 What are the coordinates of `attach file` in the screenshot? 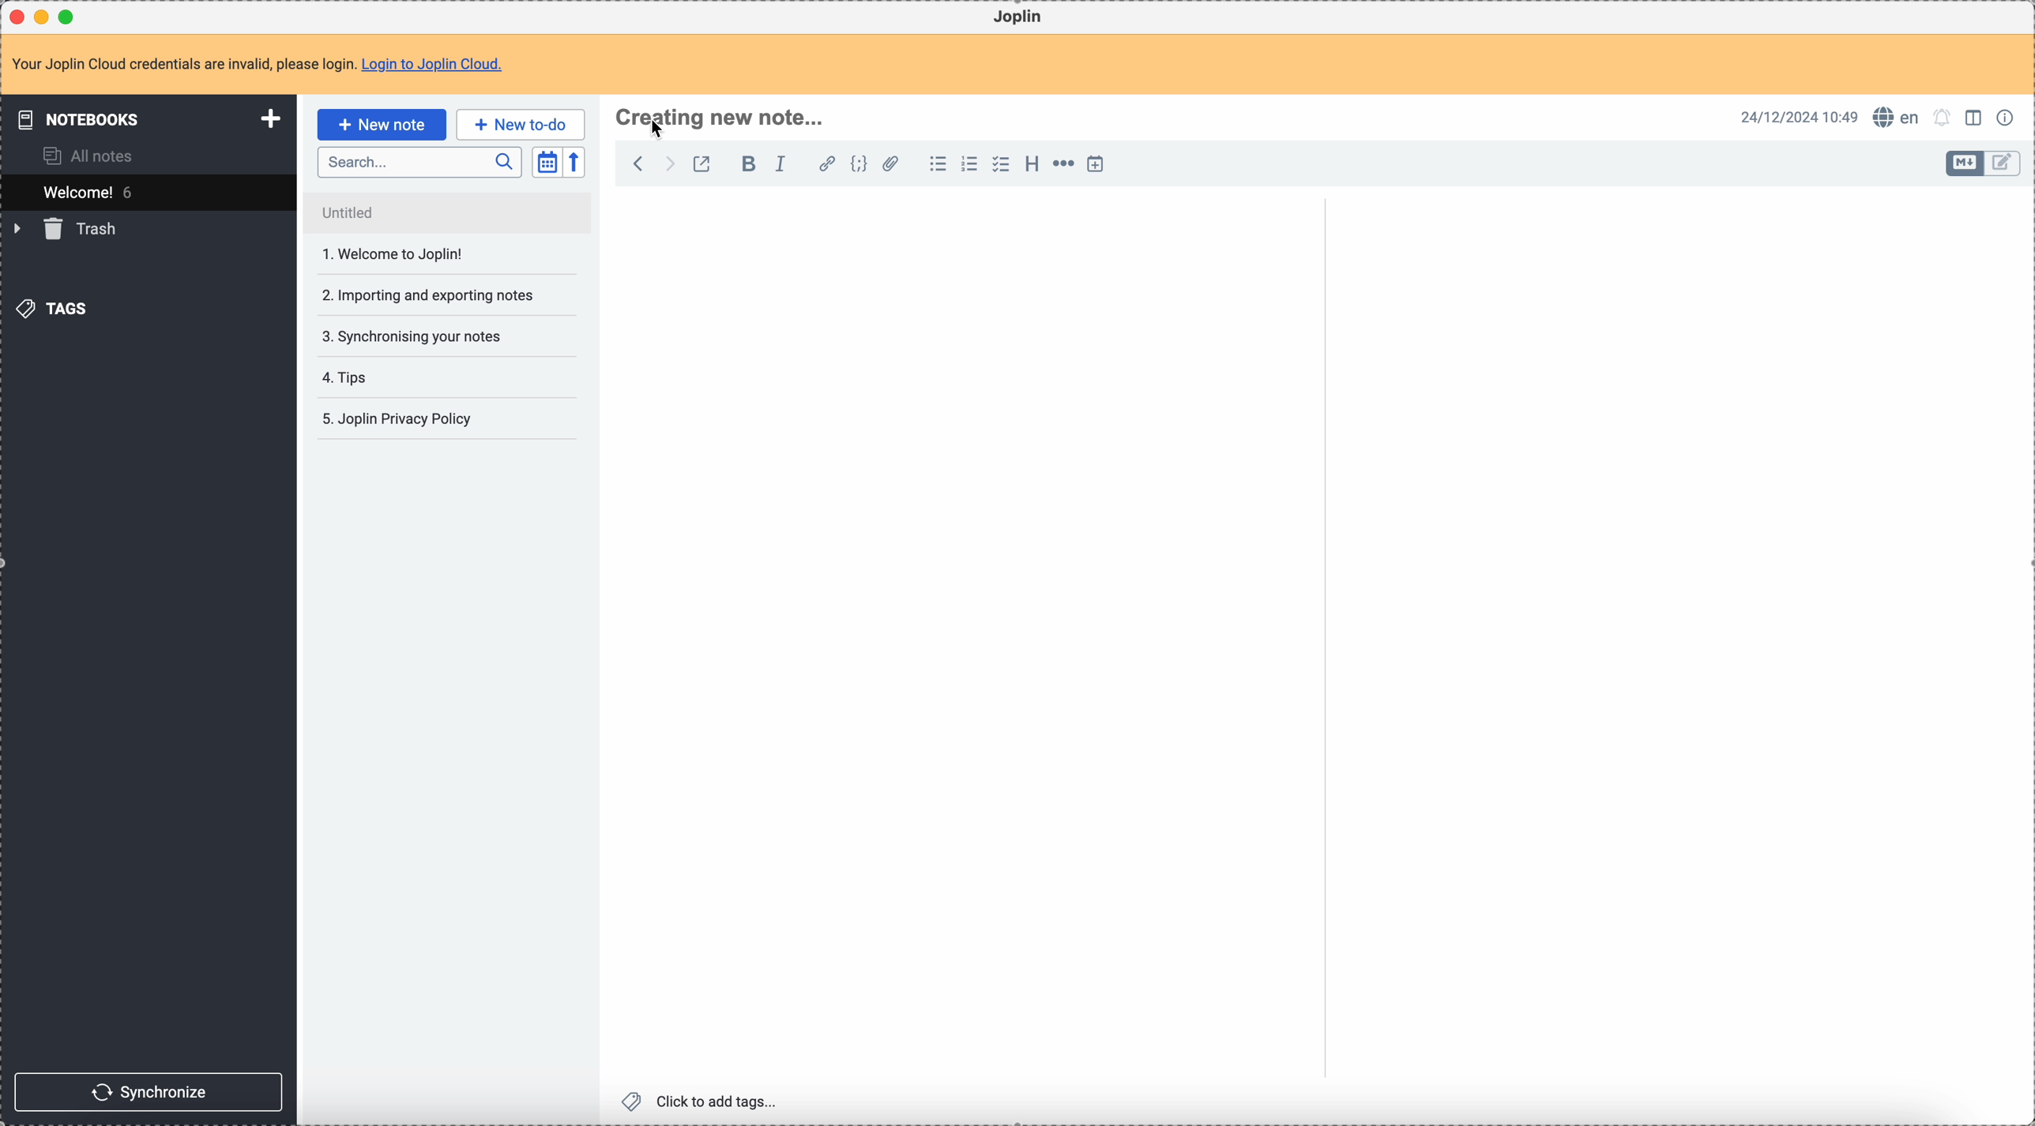 It's located at (893, 165).